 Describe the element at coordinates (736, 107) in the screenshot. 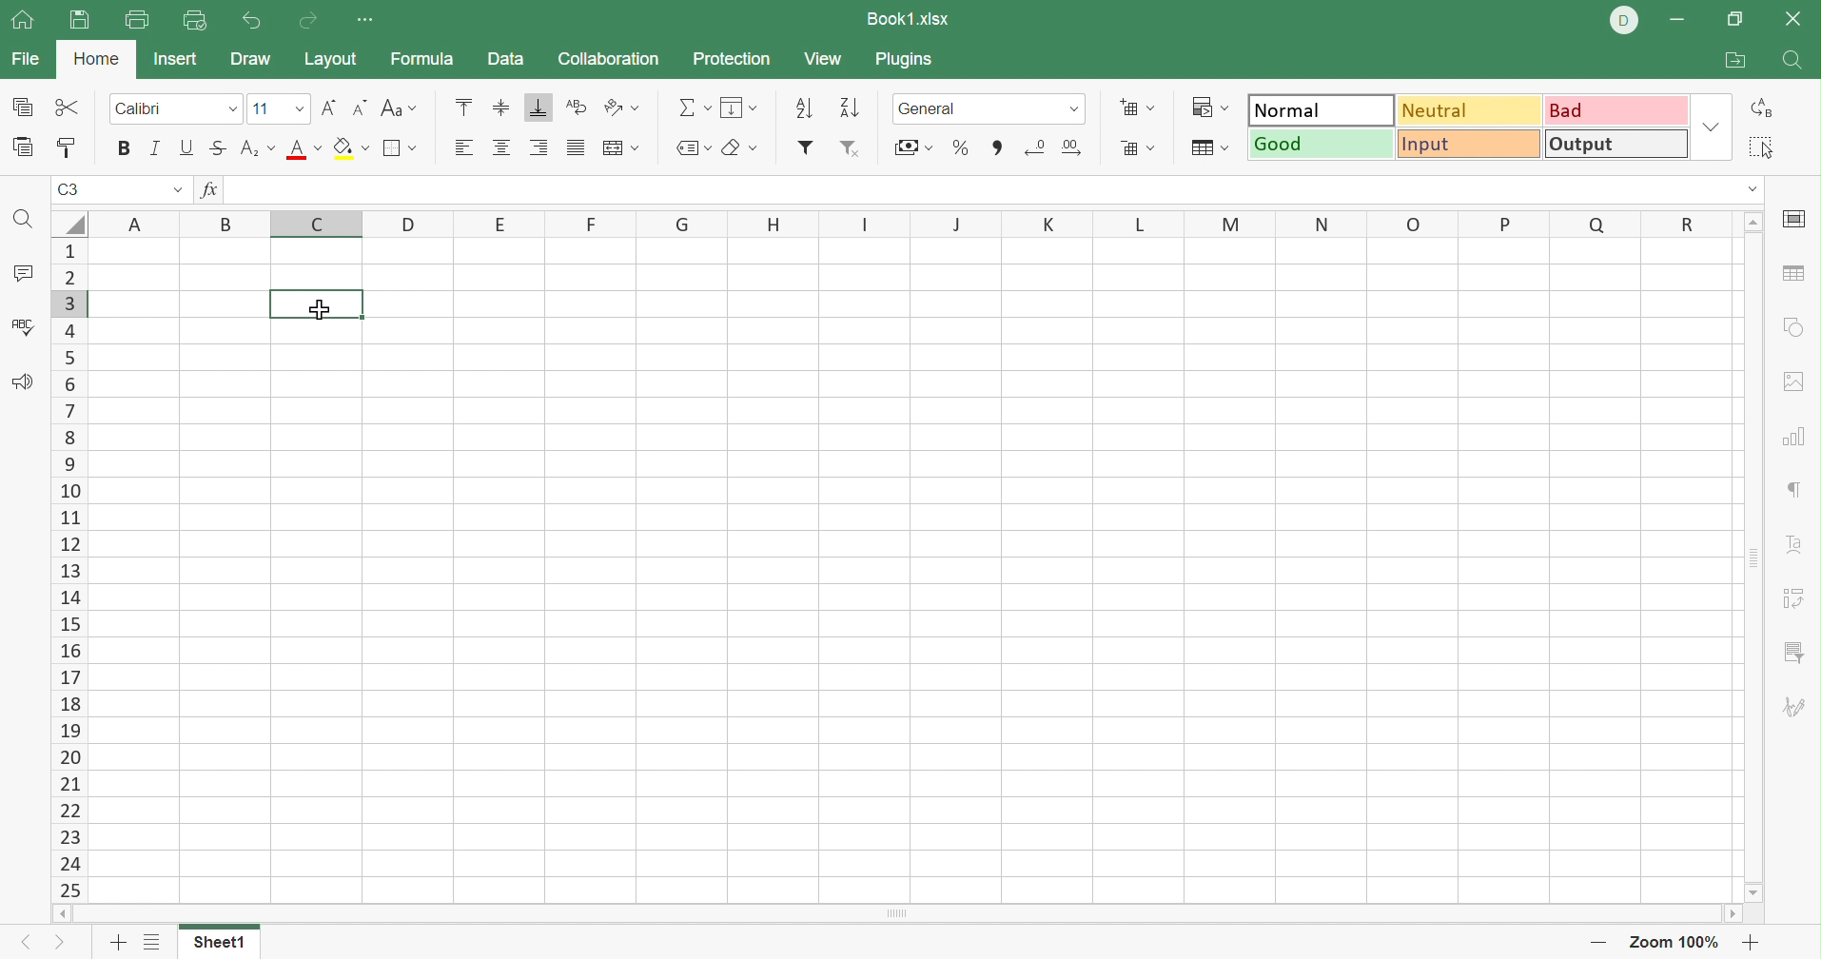

I see `Fill` at that location.